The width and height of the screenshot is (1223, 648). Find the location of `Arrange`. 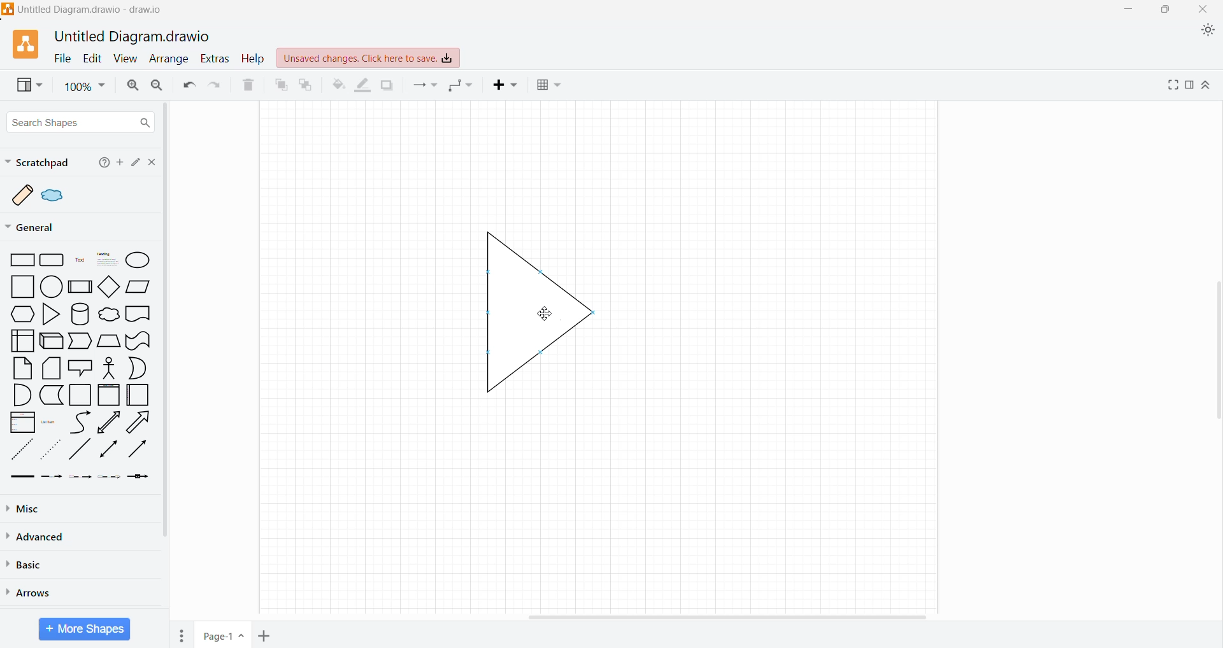

Arrange is located at coordinates (171, 59).